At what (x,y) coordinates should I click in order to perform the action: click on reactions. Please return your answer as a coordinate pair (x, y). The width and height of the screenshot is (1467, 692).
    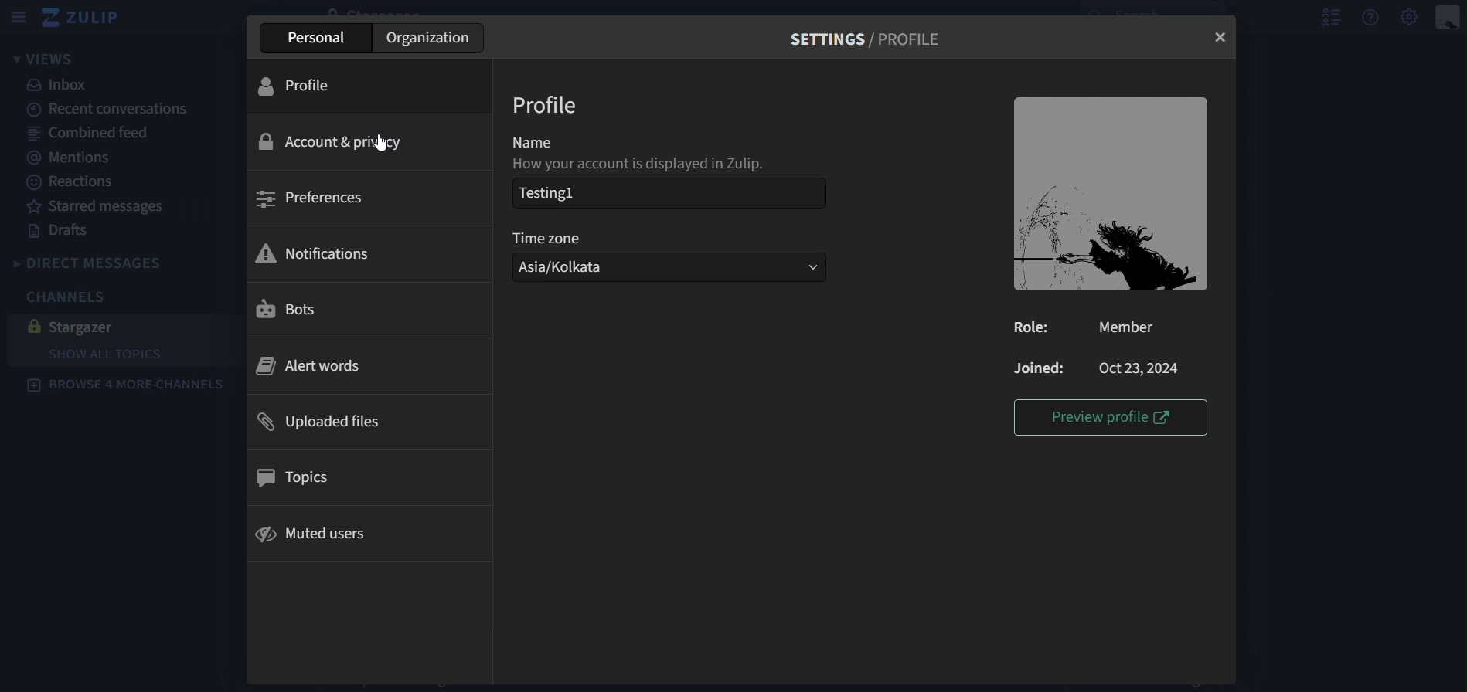
    Looking at the image, I should click on (71, 183).